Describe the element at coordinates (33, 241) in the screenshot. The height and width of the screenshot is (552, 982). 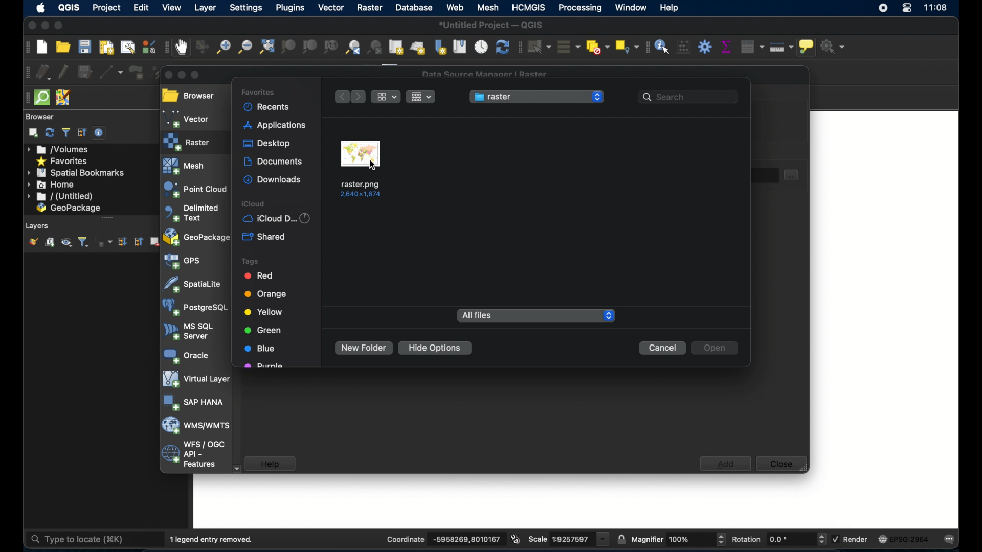
I see `open layer styling panel` at that location.